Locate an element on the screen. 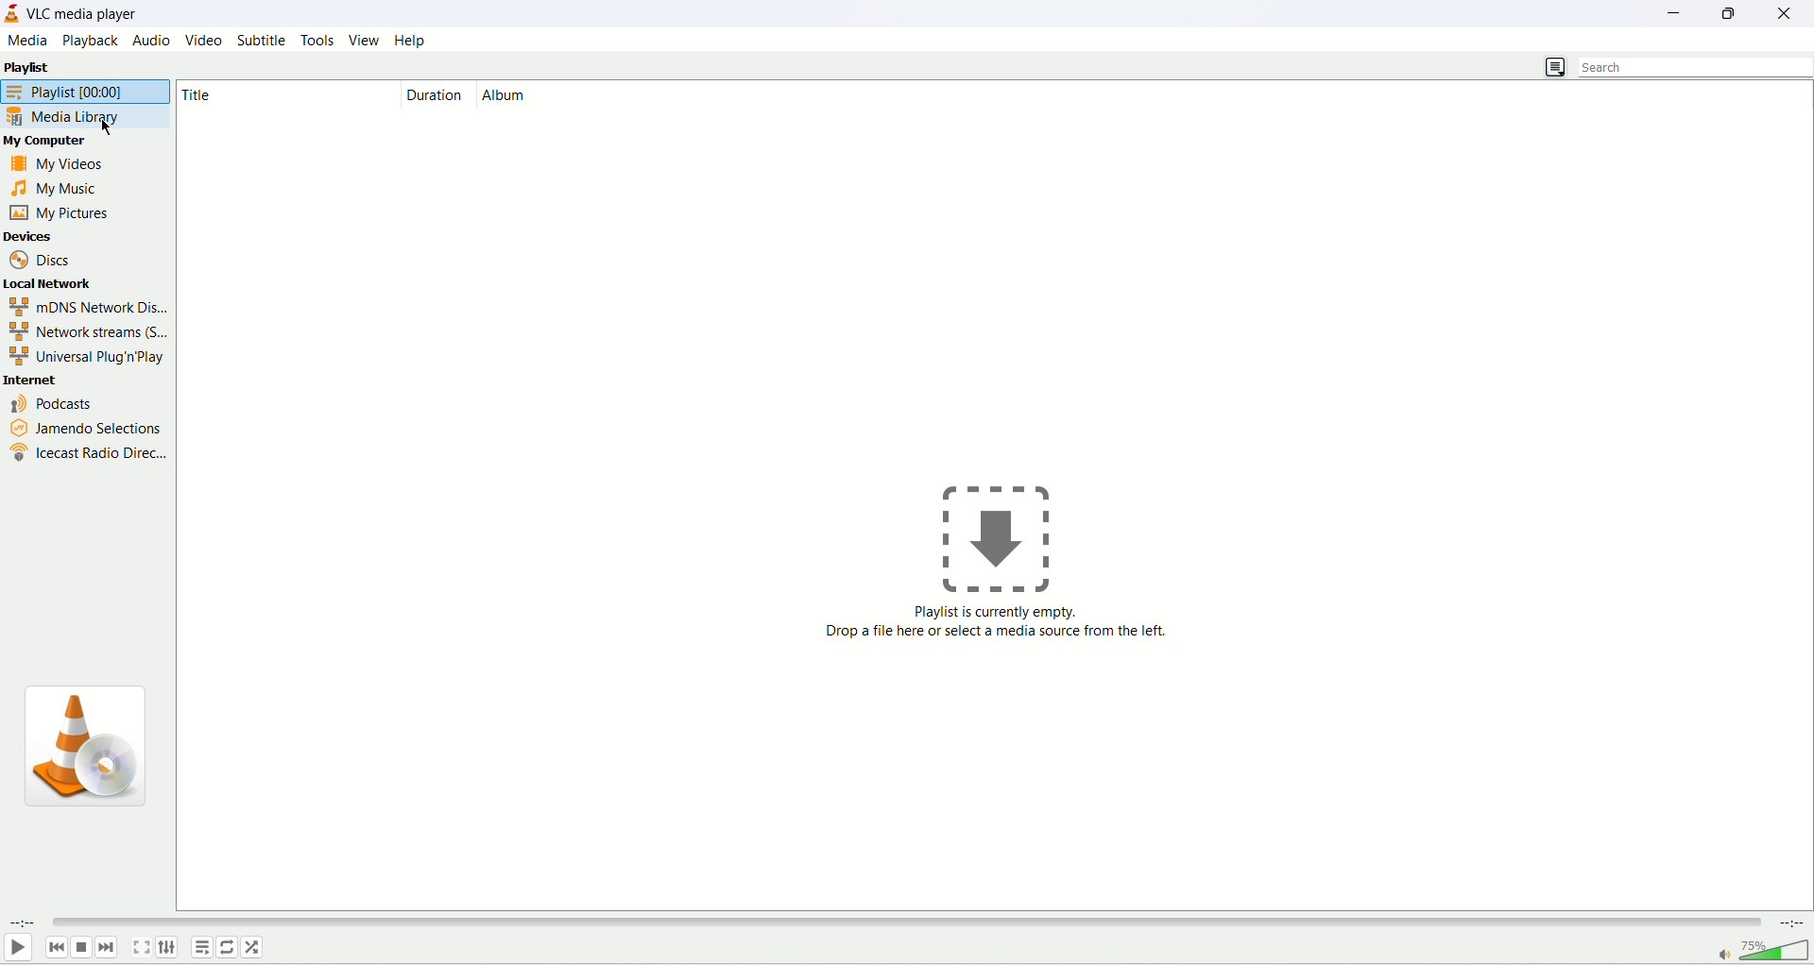 This screenshot has width=1814, height=965. playback is located at coordinates (92, 40).